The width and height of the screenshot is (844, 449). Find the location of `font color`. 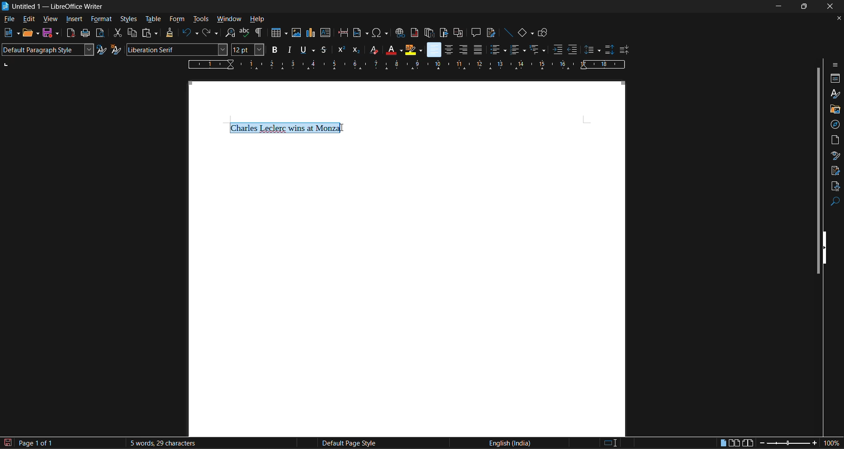

font color is located at coordinates (388, 50).